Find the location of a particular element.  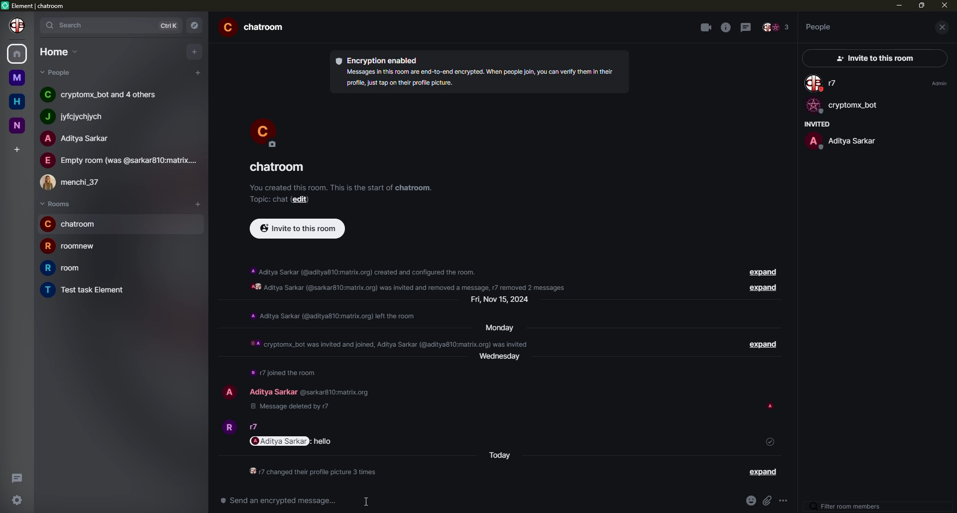

people is located at coordinates (76, 180).